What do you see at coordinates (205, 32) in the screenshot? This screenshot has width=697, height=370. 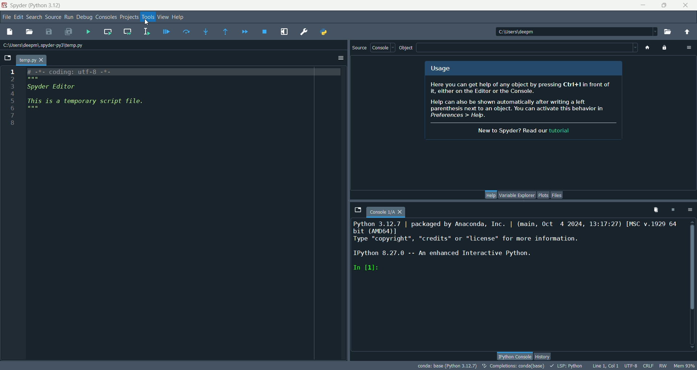 I see `step into function` at bounding box center [205, 32].